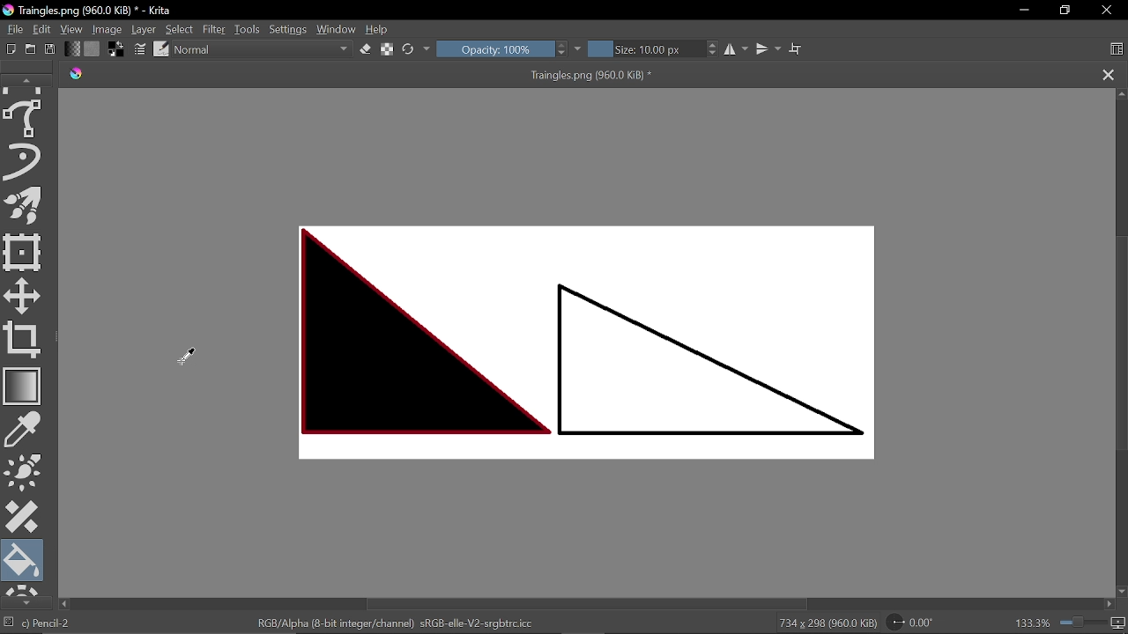  I want to click on Triangles.png (960.0 KiB), so click(597, 77).